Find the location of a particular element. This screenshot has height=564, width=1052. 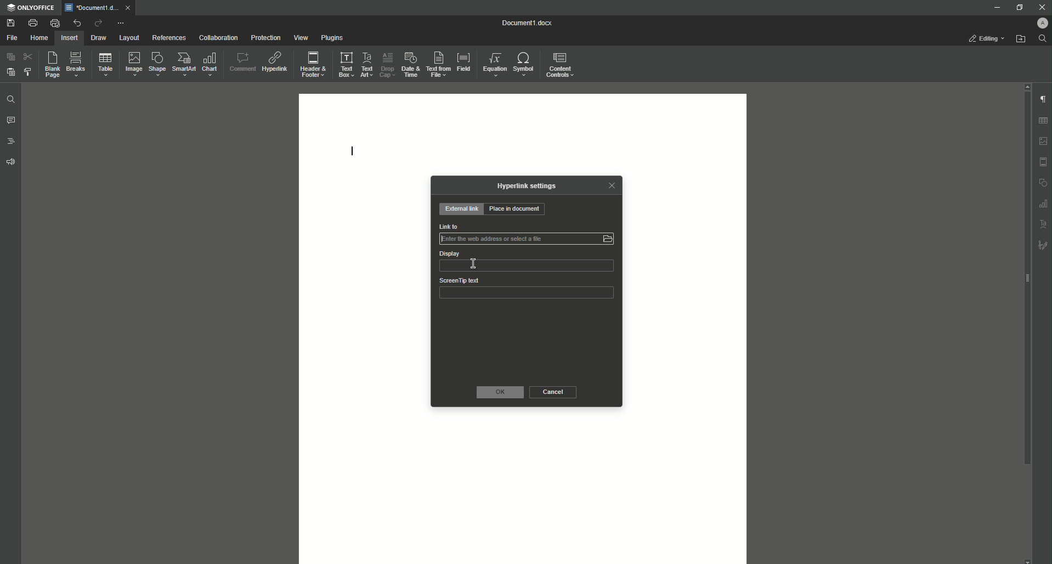

Hyperlink Settings is located at coordinates (524, 189).